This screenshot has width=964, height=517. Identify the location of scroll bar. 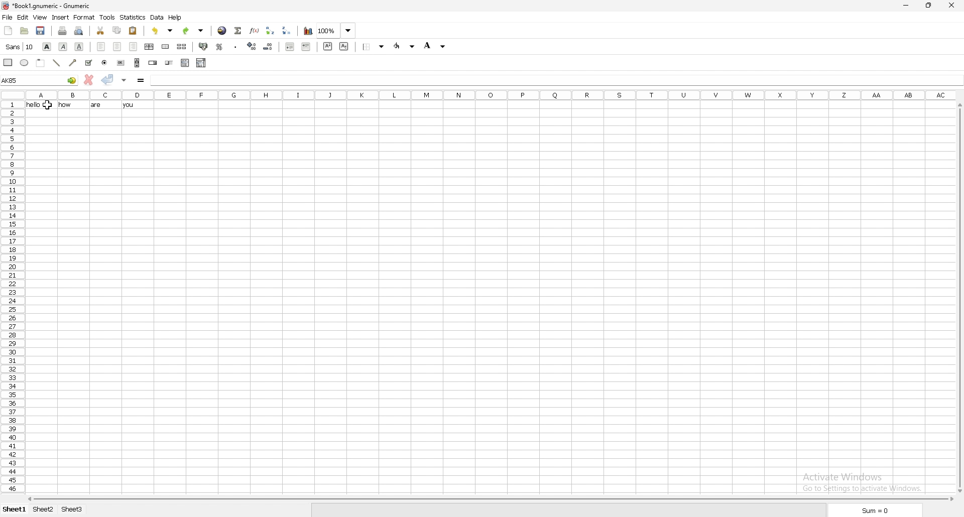
(137, 63).